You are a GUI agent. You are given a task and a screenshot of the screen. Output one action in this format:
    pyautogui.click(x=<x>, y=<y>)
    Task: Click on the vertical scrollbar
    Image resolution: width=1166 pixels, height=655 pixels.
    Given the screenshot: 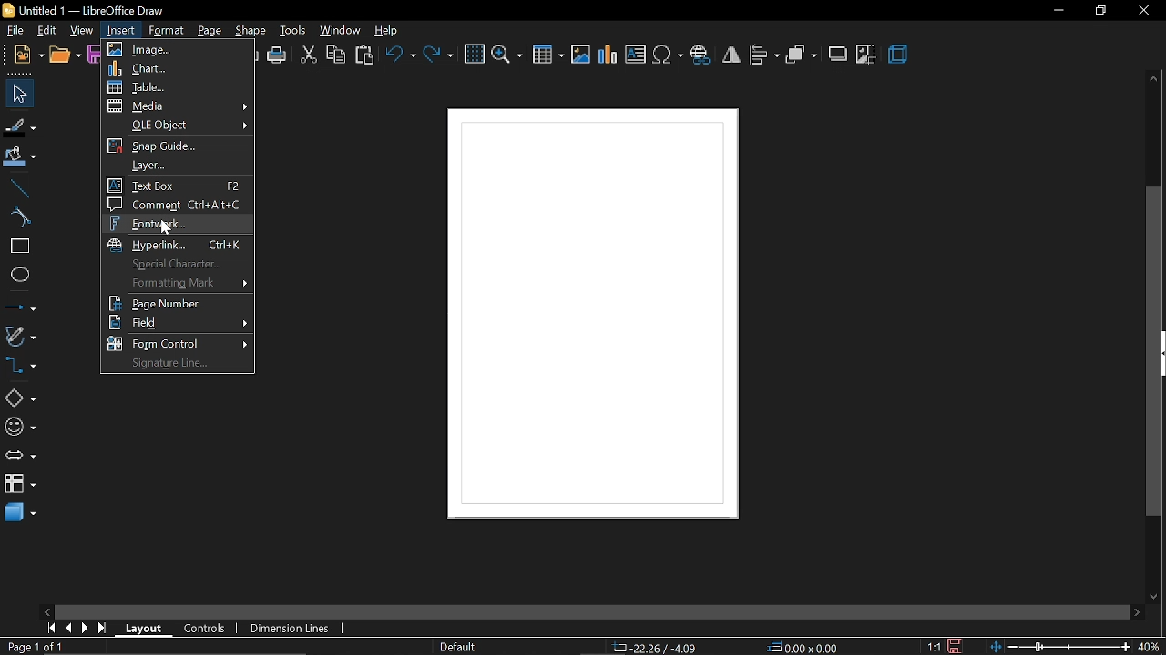 What is the action you would take?
    pyautogui.click(x=1155, y=353)
    